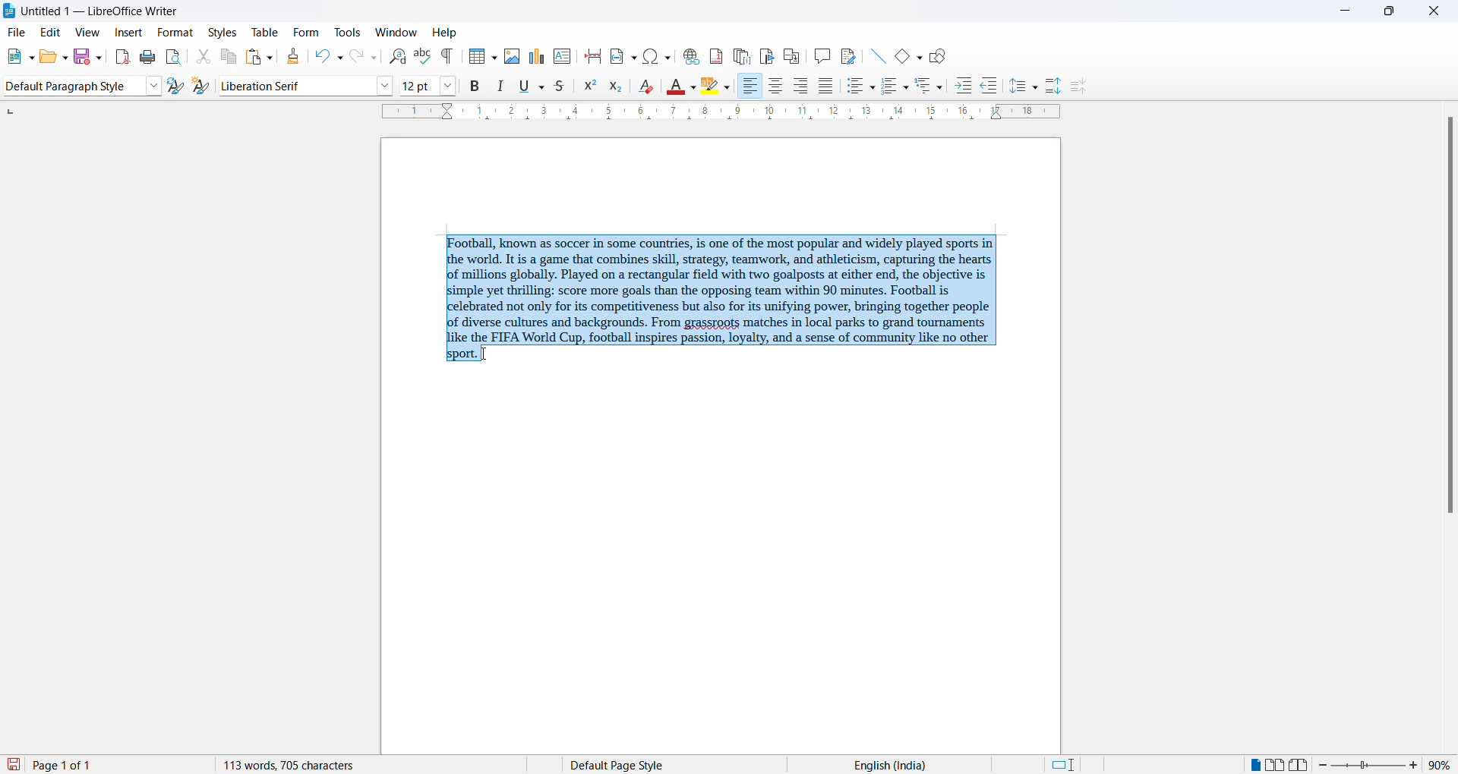 Image resolution: width=1458 pixels, height=774 pixels. Describe the element at coordinates (1443, 319) in the screenshot. I see `scrollbar` at that location.